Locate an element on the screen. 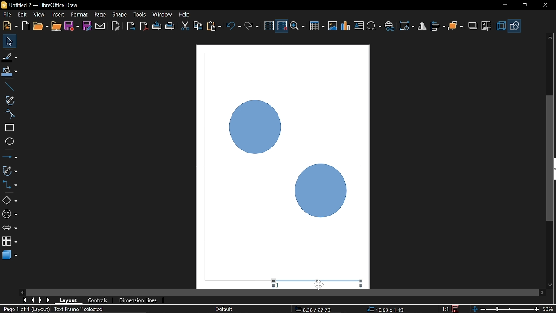 Image resolution: width=556 pixels, height=313 pixels. Save is located at coordinates (72, 27).